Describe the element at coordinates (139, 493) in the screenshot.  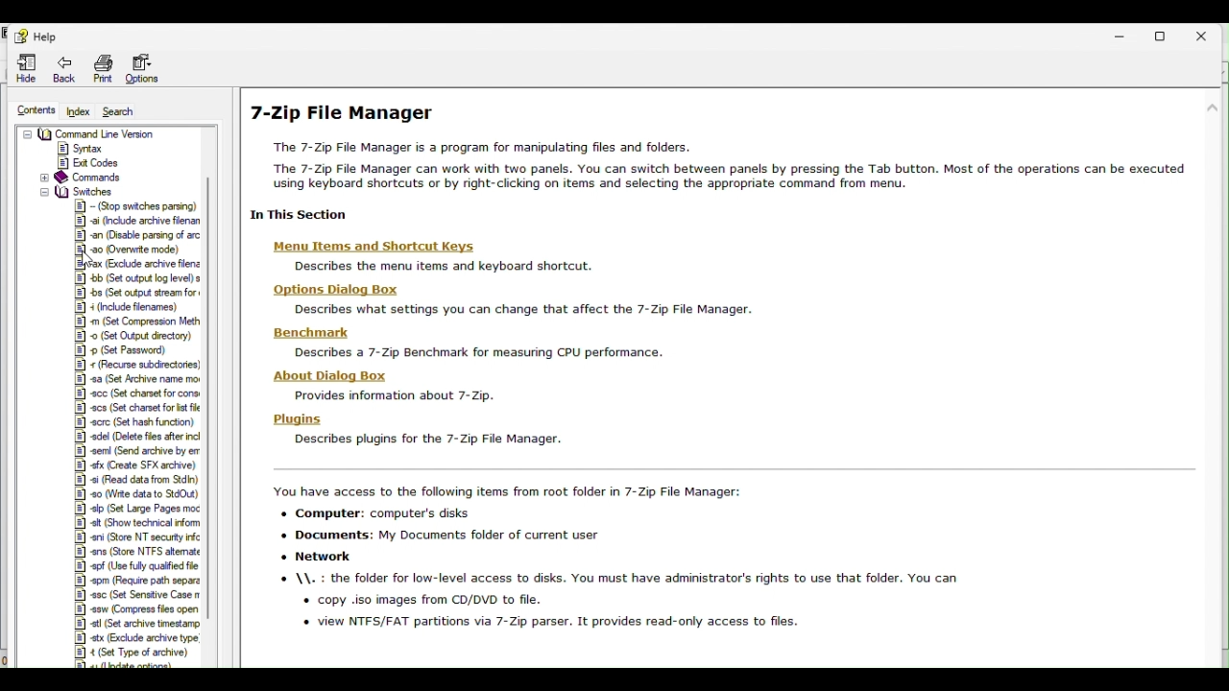
I see `|#] 90 Write data to StdOut) |` at that location.